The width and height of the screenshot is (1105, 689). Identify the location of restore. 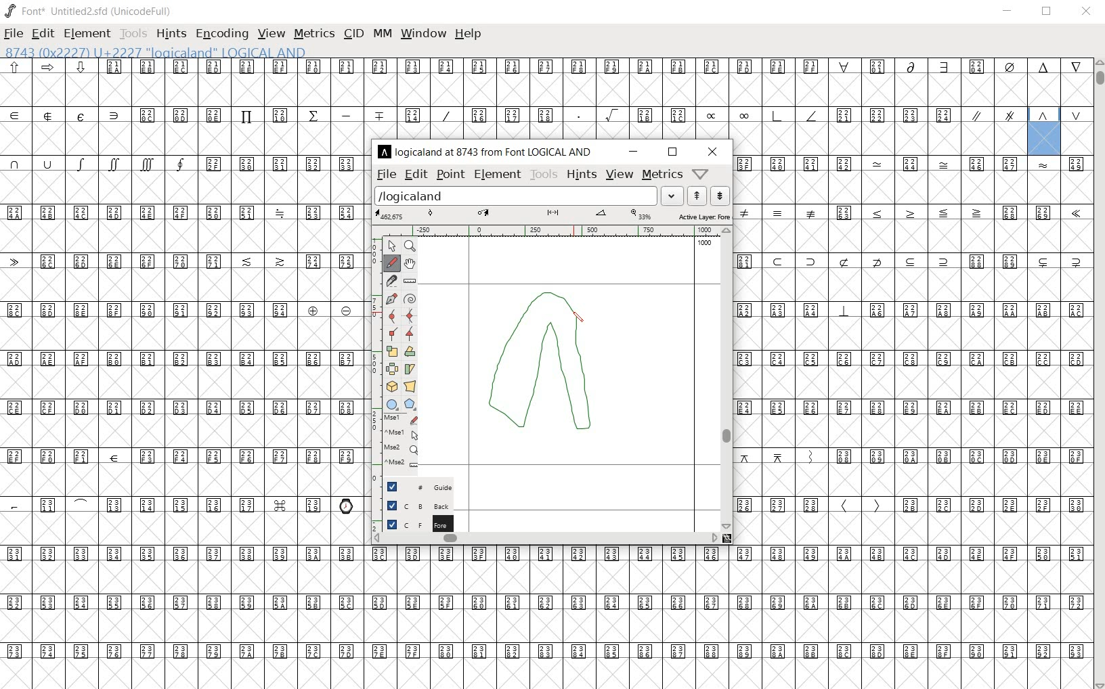
(1047, 12).